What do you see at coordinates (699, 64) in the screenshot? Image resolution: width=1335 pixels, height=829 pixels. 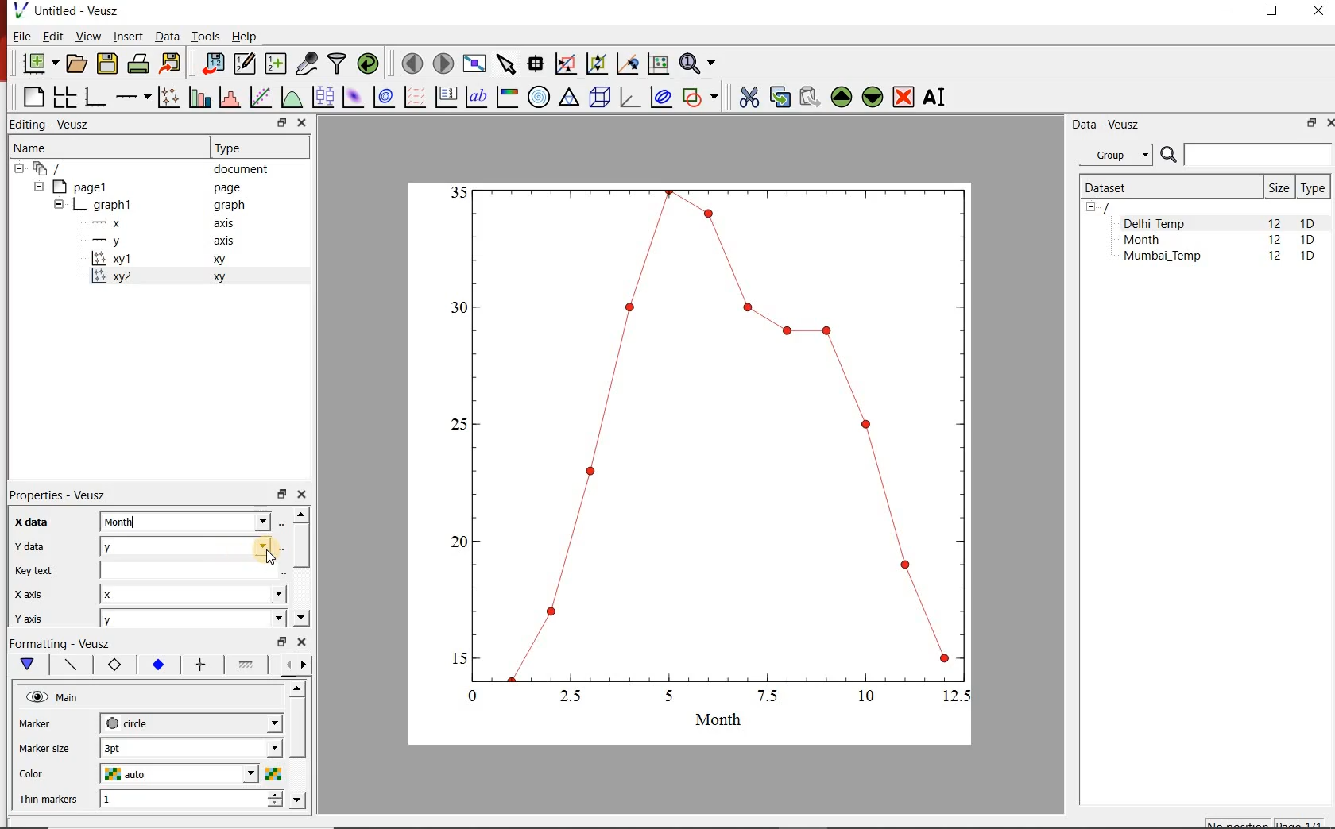 I see `zoom functions menu` at bounding box center [699, 64].